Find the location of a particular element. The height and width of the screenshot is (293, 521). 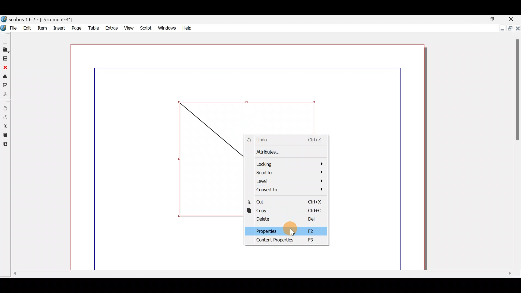

Content properties is located at coordinates (284, 241).